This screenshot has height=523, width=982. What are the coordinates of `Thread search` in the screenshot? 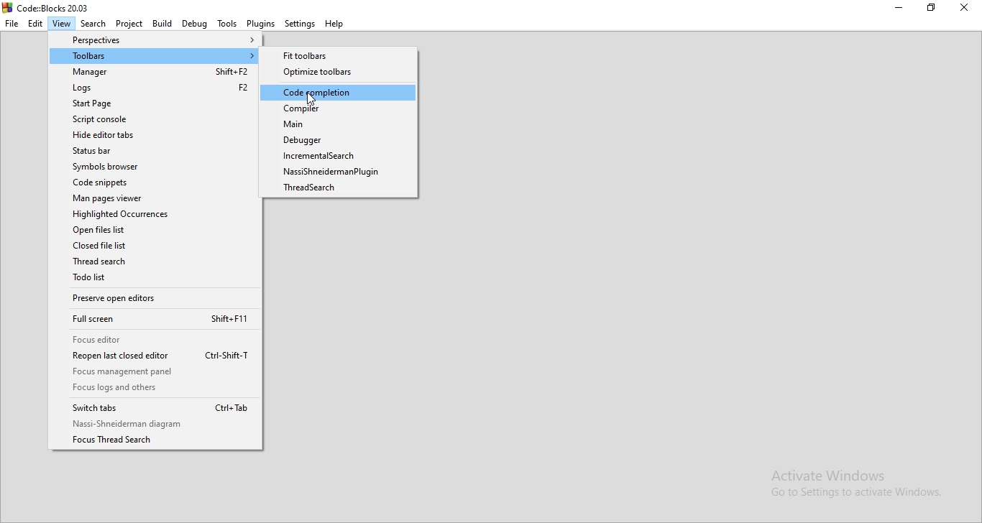 It's located at (342, 190).